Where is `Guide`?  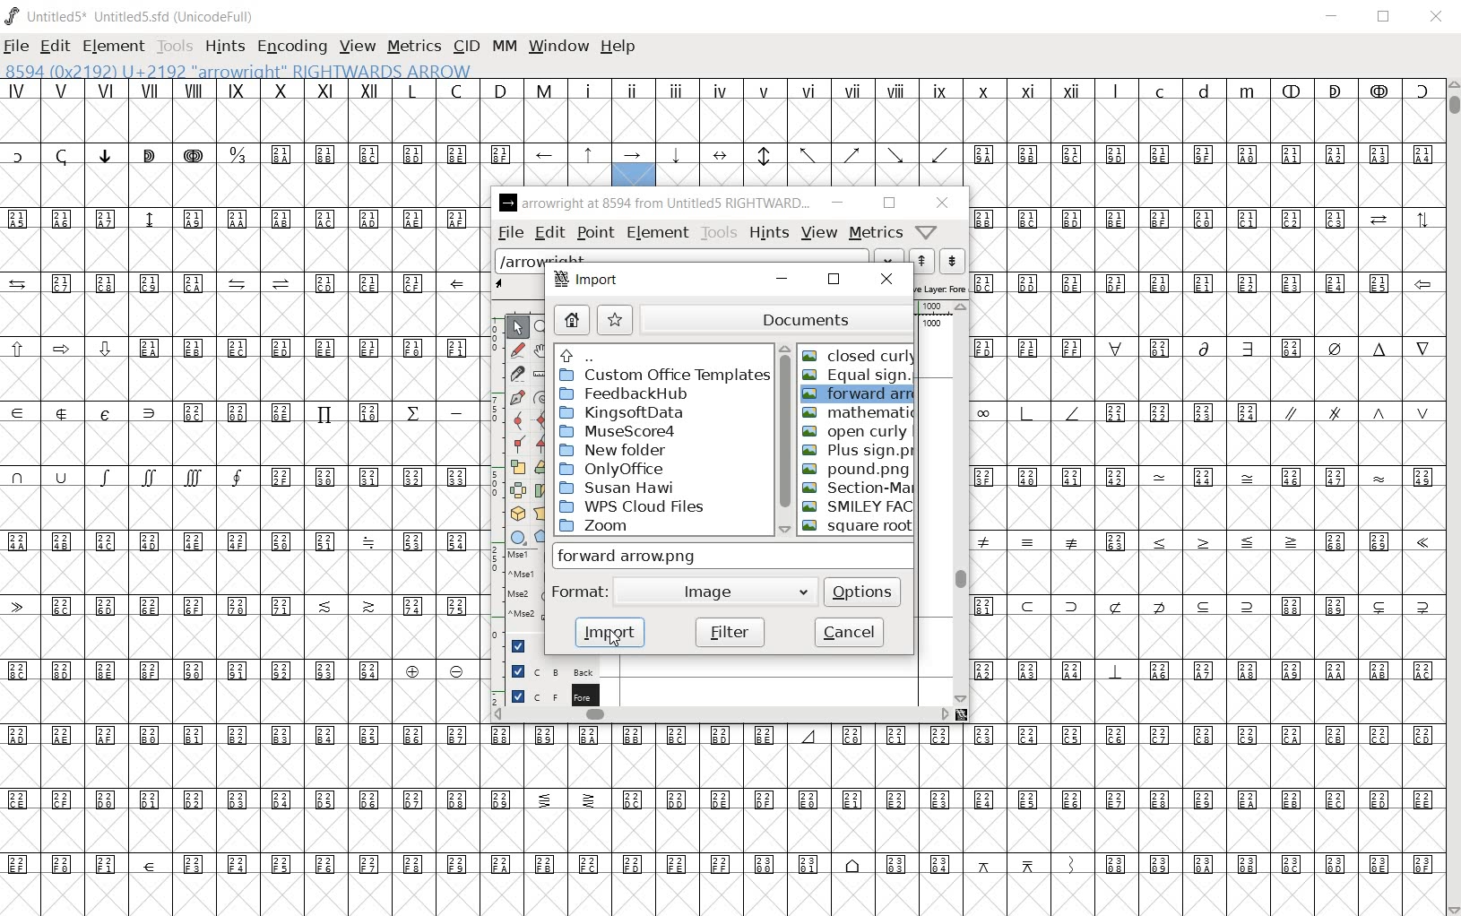
Guide is located at coordinates (515, 645).